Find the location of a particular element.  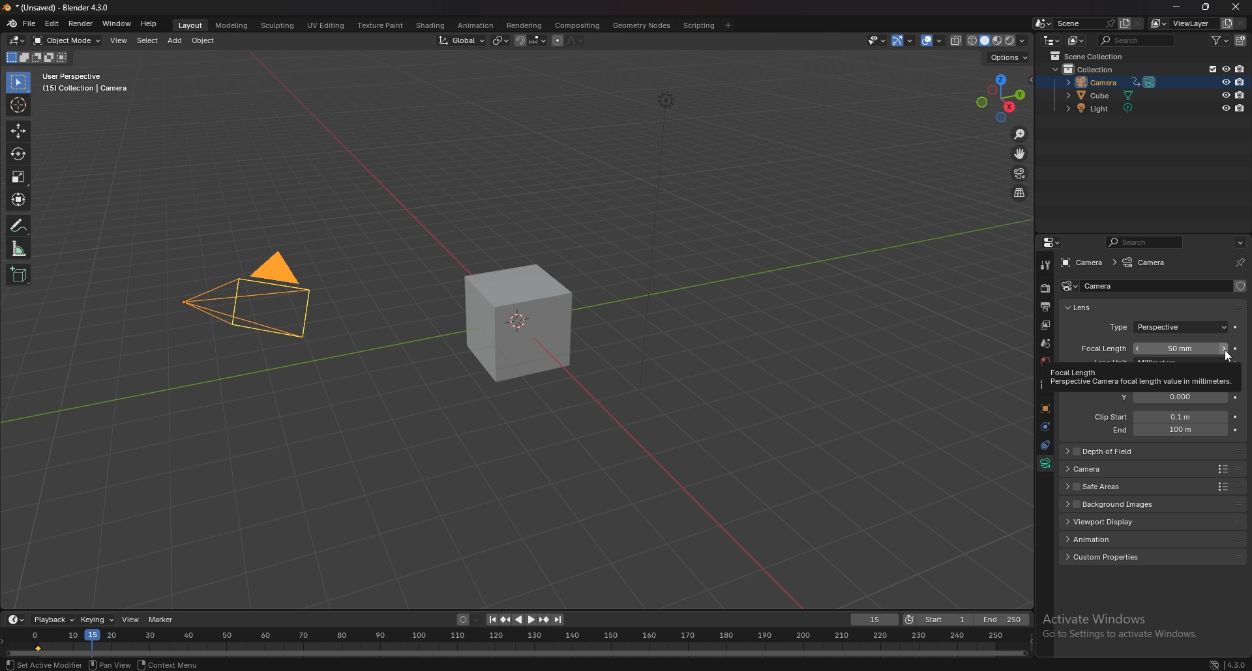

tooltip is located at coordinates (1142, 378).